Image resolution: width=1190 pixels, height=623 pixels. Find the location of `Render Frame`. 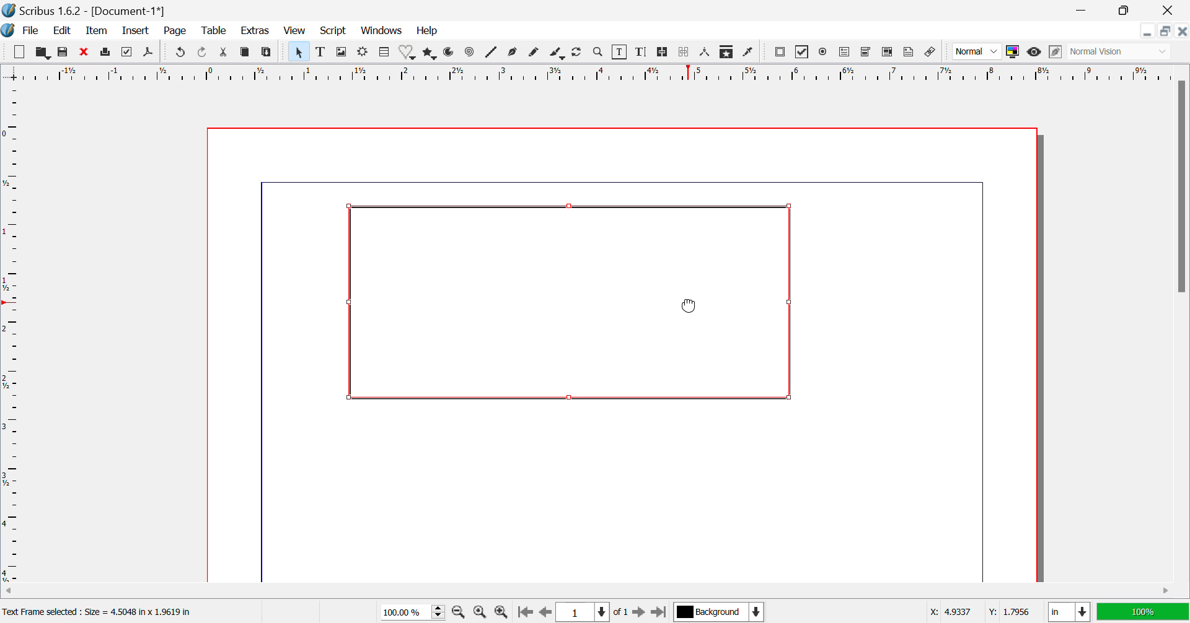

Render Frame is located at coordinates (364, 52).